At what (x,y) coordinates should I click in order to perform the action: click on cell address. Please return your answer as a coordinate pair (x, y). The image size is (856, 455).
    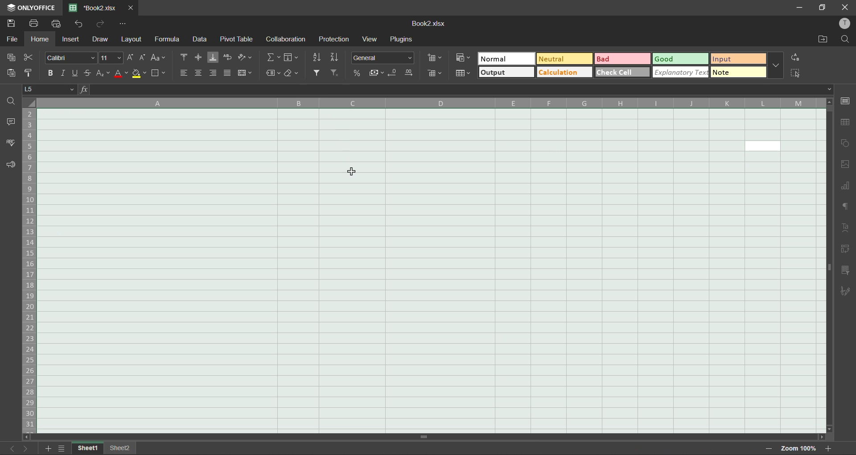
    Looking at the image, I should click on (51, 89).